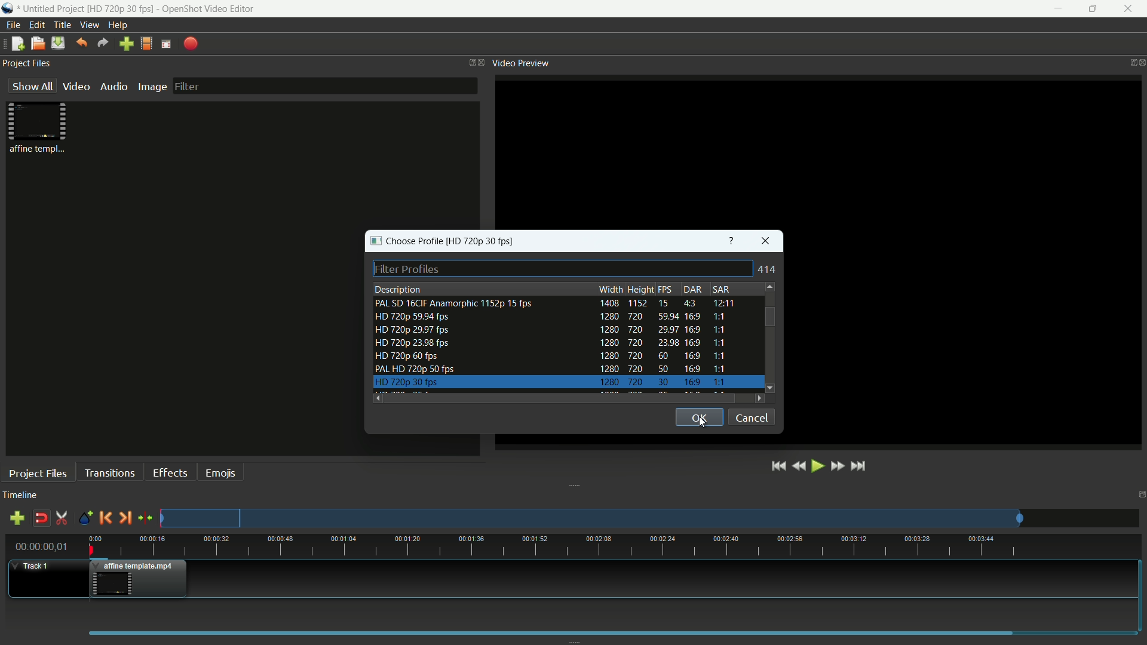 The width and height of the screenshot is (1147, 645). I want to click on profile-5, so click(554, 355).